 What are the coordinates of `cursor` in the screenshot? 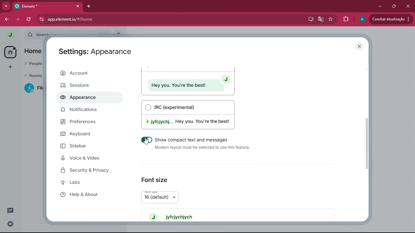 It's located at (146, 142).